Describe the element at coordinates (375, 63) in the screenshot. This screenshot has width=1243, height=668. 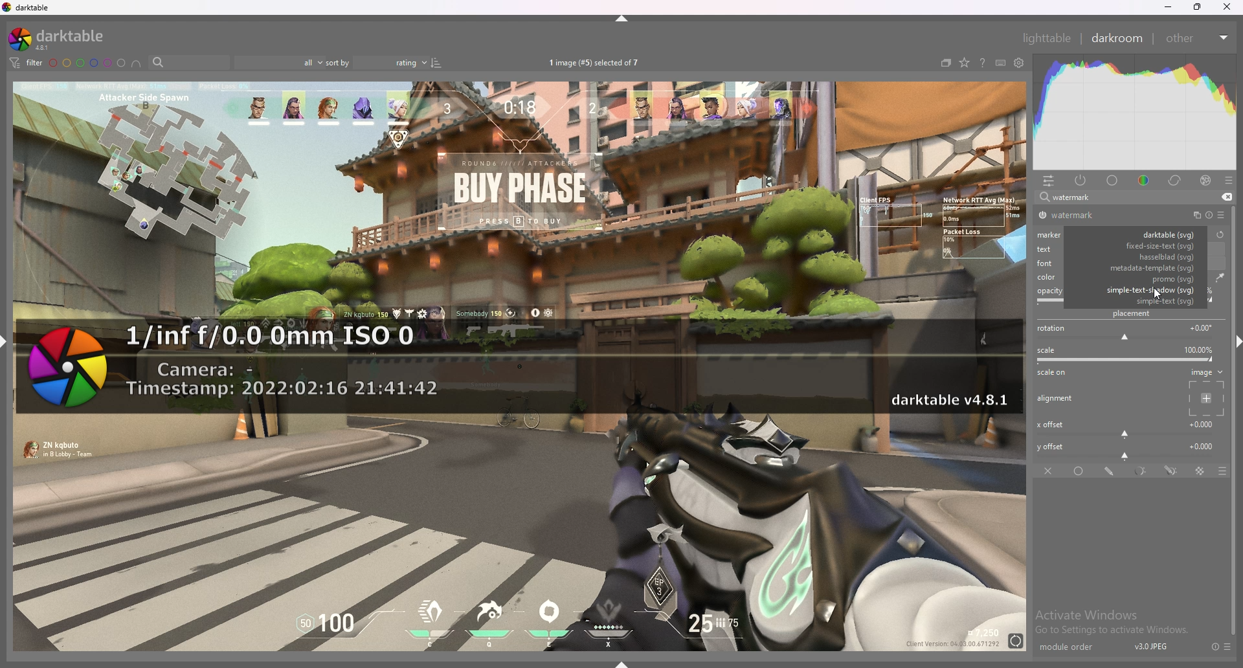
I see `sort by` at that location.